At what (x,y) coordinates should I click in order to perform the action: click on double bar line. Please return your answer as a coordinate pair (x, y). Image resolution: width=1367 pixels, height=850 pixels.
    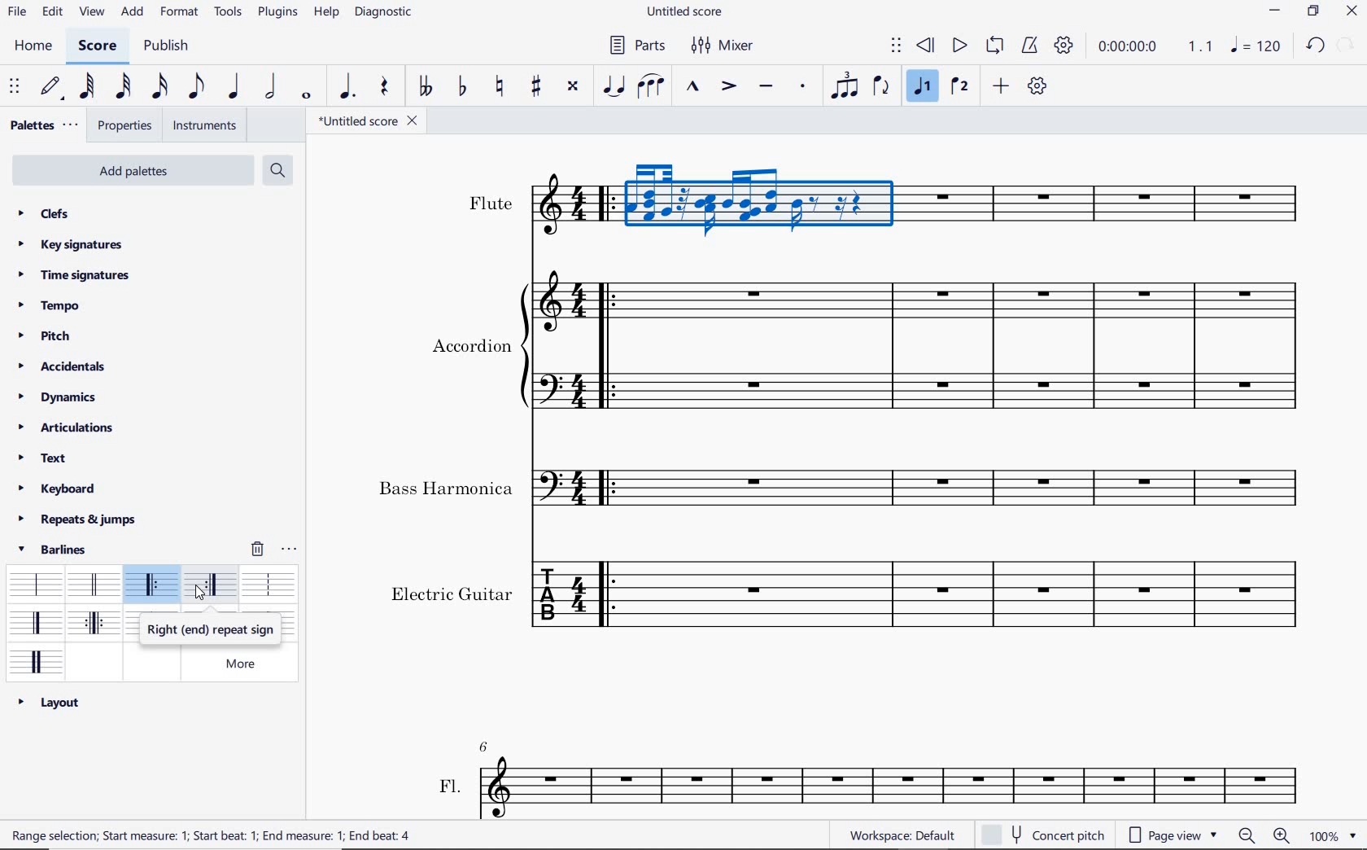
    Looking at the image, I should click on (93, 584).